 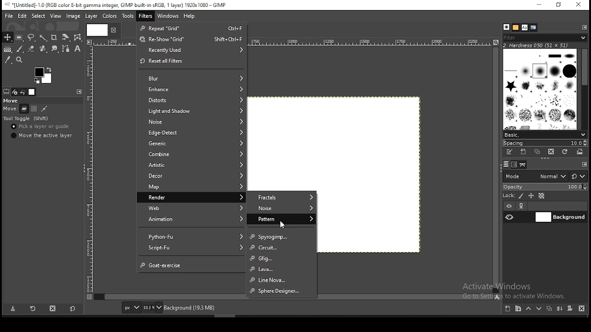 I want to click on move layer on step up, so click(x=530, y=309).